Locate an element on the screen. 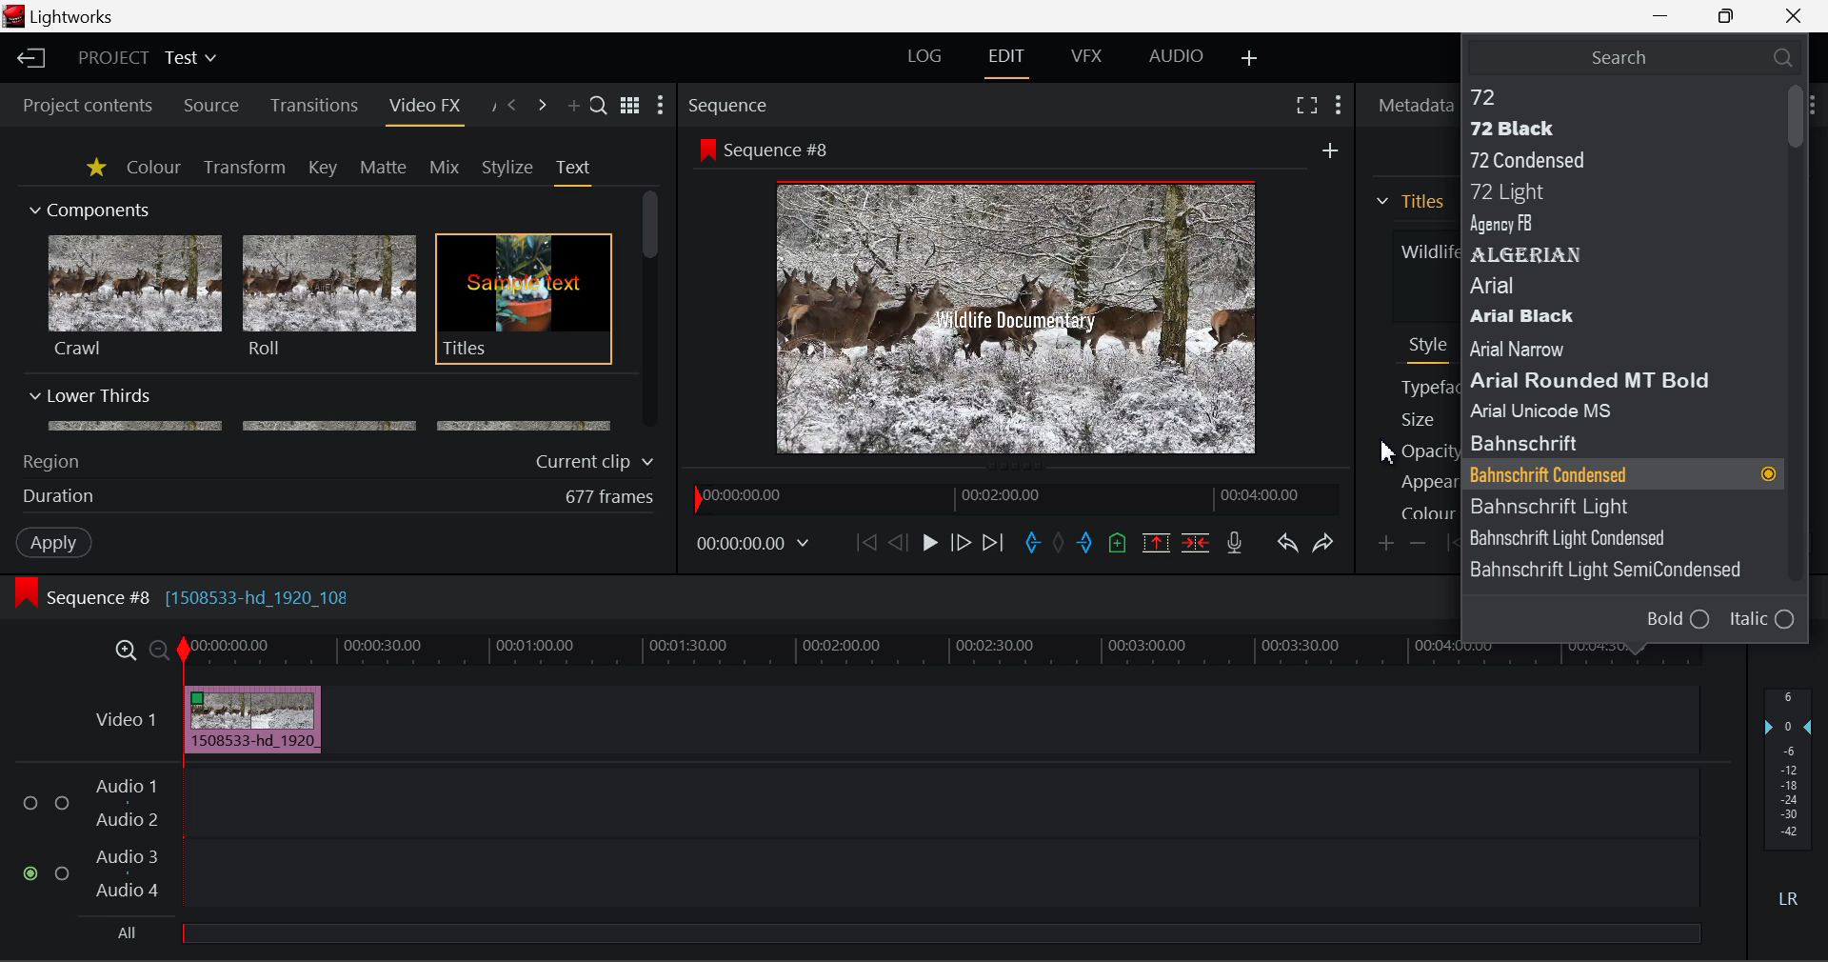 This screenshot has width=1828, height=962. Lightworks is located at coordinates (74, 16).